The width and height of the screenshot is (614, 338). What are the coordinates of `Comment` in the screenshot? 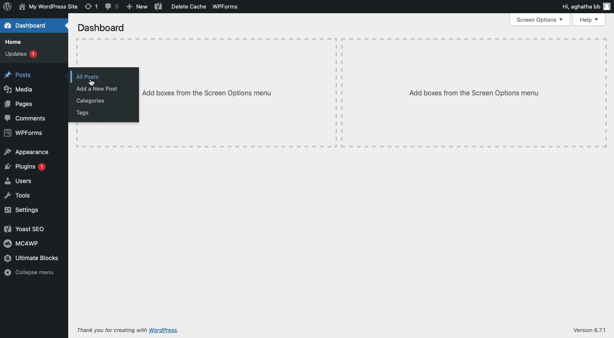 It's located at (113, 6).